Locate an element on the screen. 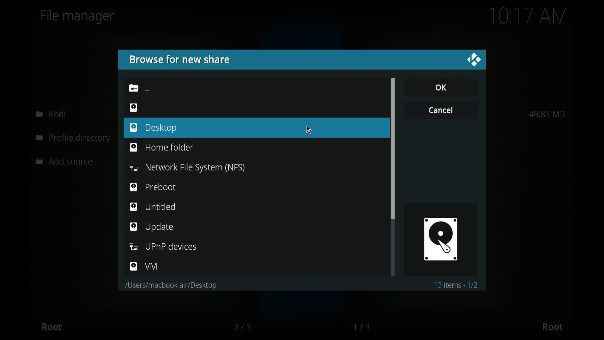  add source is located at coordinates (66, 161).